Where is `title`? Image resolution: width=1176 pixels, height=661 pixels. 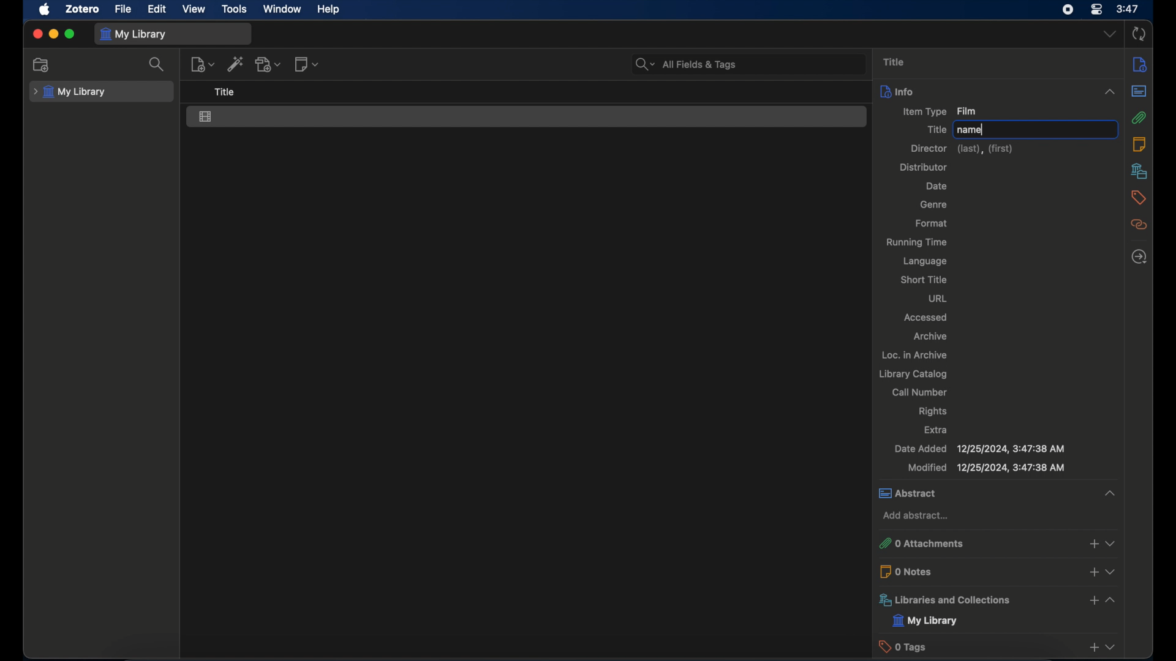 title is located at coordinates (224, 92).